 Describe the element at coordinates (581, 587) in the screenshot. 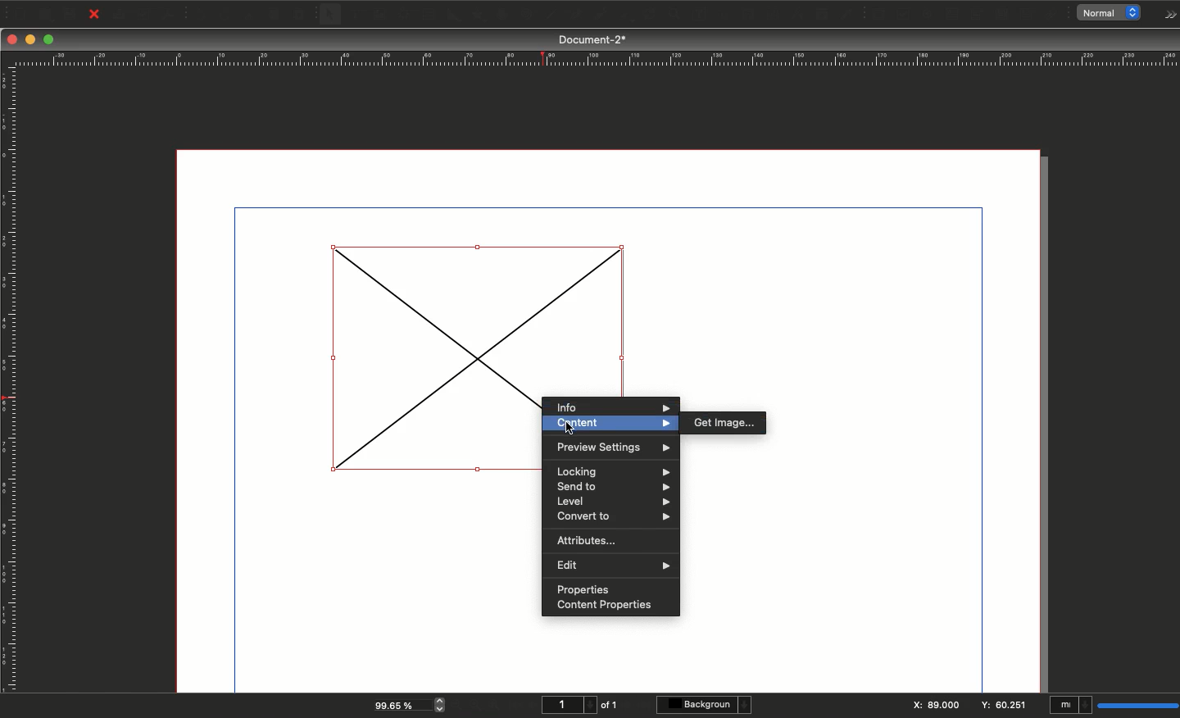

I see `Properties` at that location.